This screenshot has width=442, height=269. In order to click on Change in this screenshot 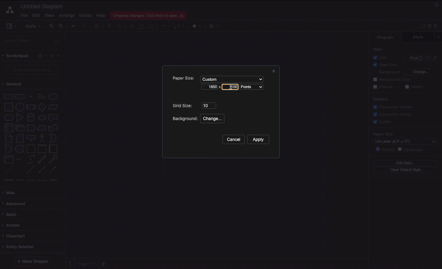, I will do `click(420, 71)`.